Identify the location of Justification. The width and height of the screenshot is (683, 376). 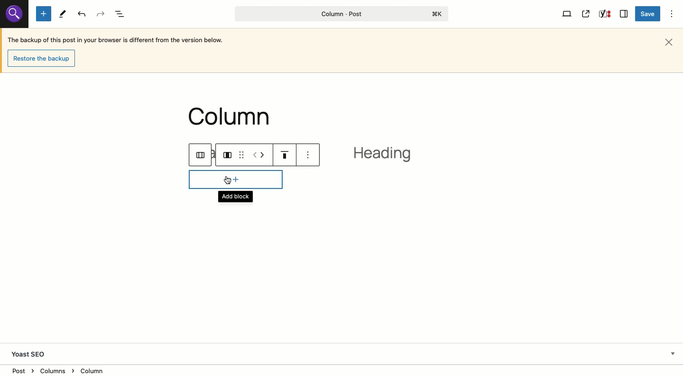
(285, 154).